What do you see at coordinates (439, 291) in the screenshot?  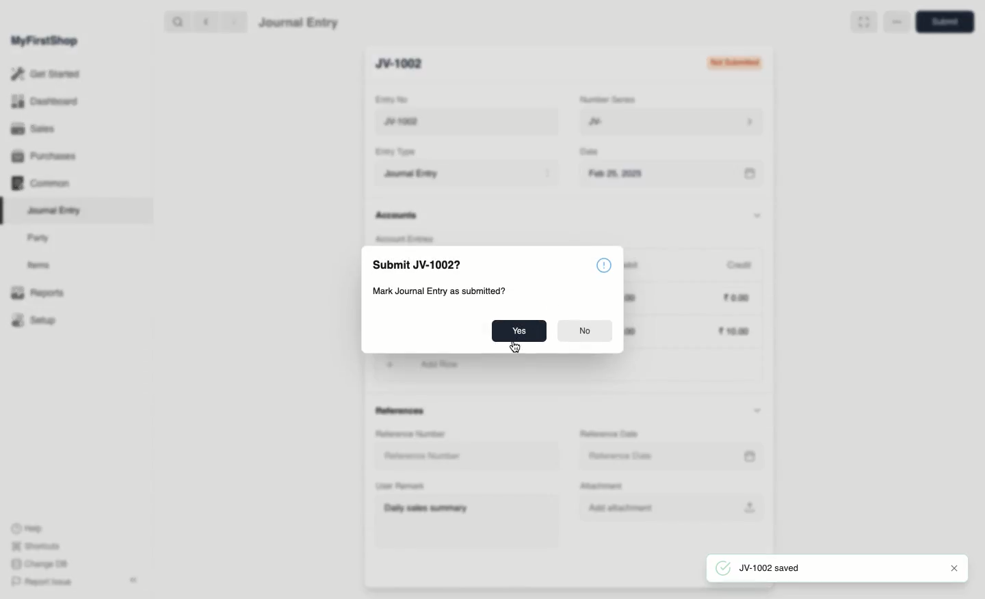 I see `Mark Journal Entry as submitted?` at bounding box center [439, 291].